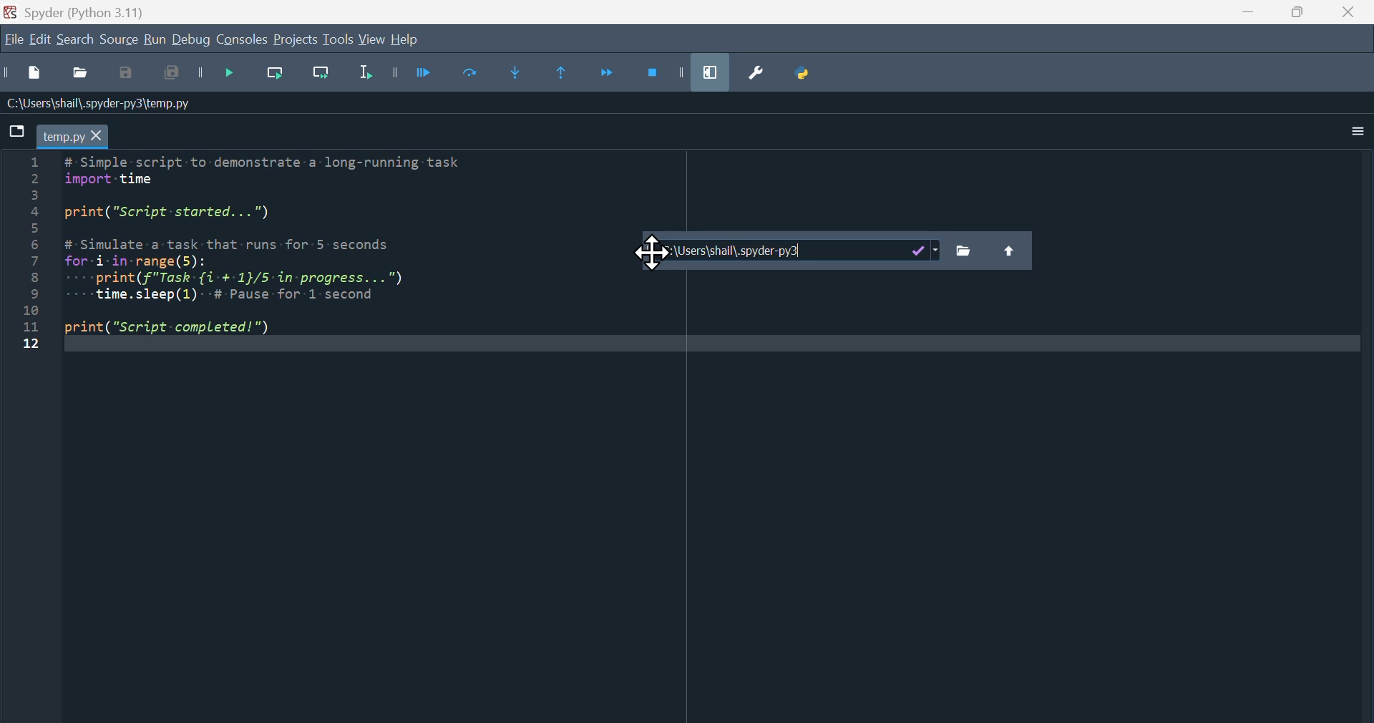 Image resolution: width=1374 pixels, height=723 pixels. I want to click on Upload file, so click(1010, 248).